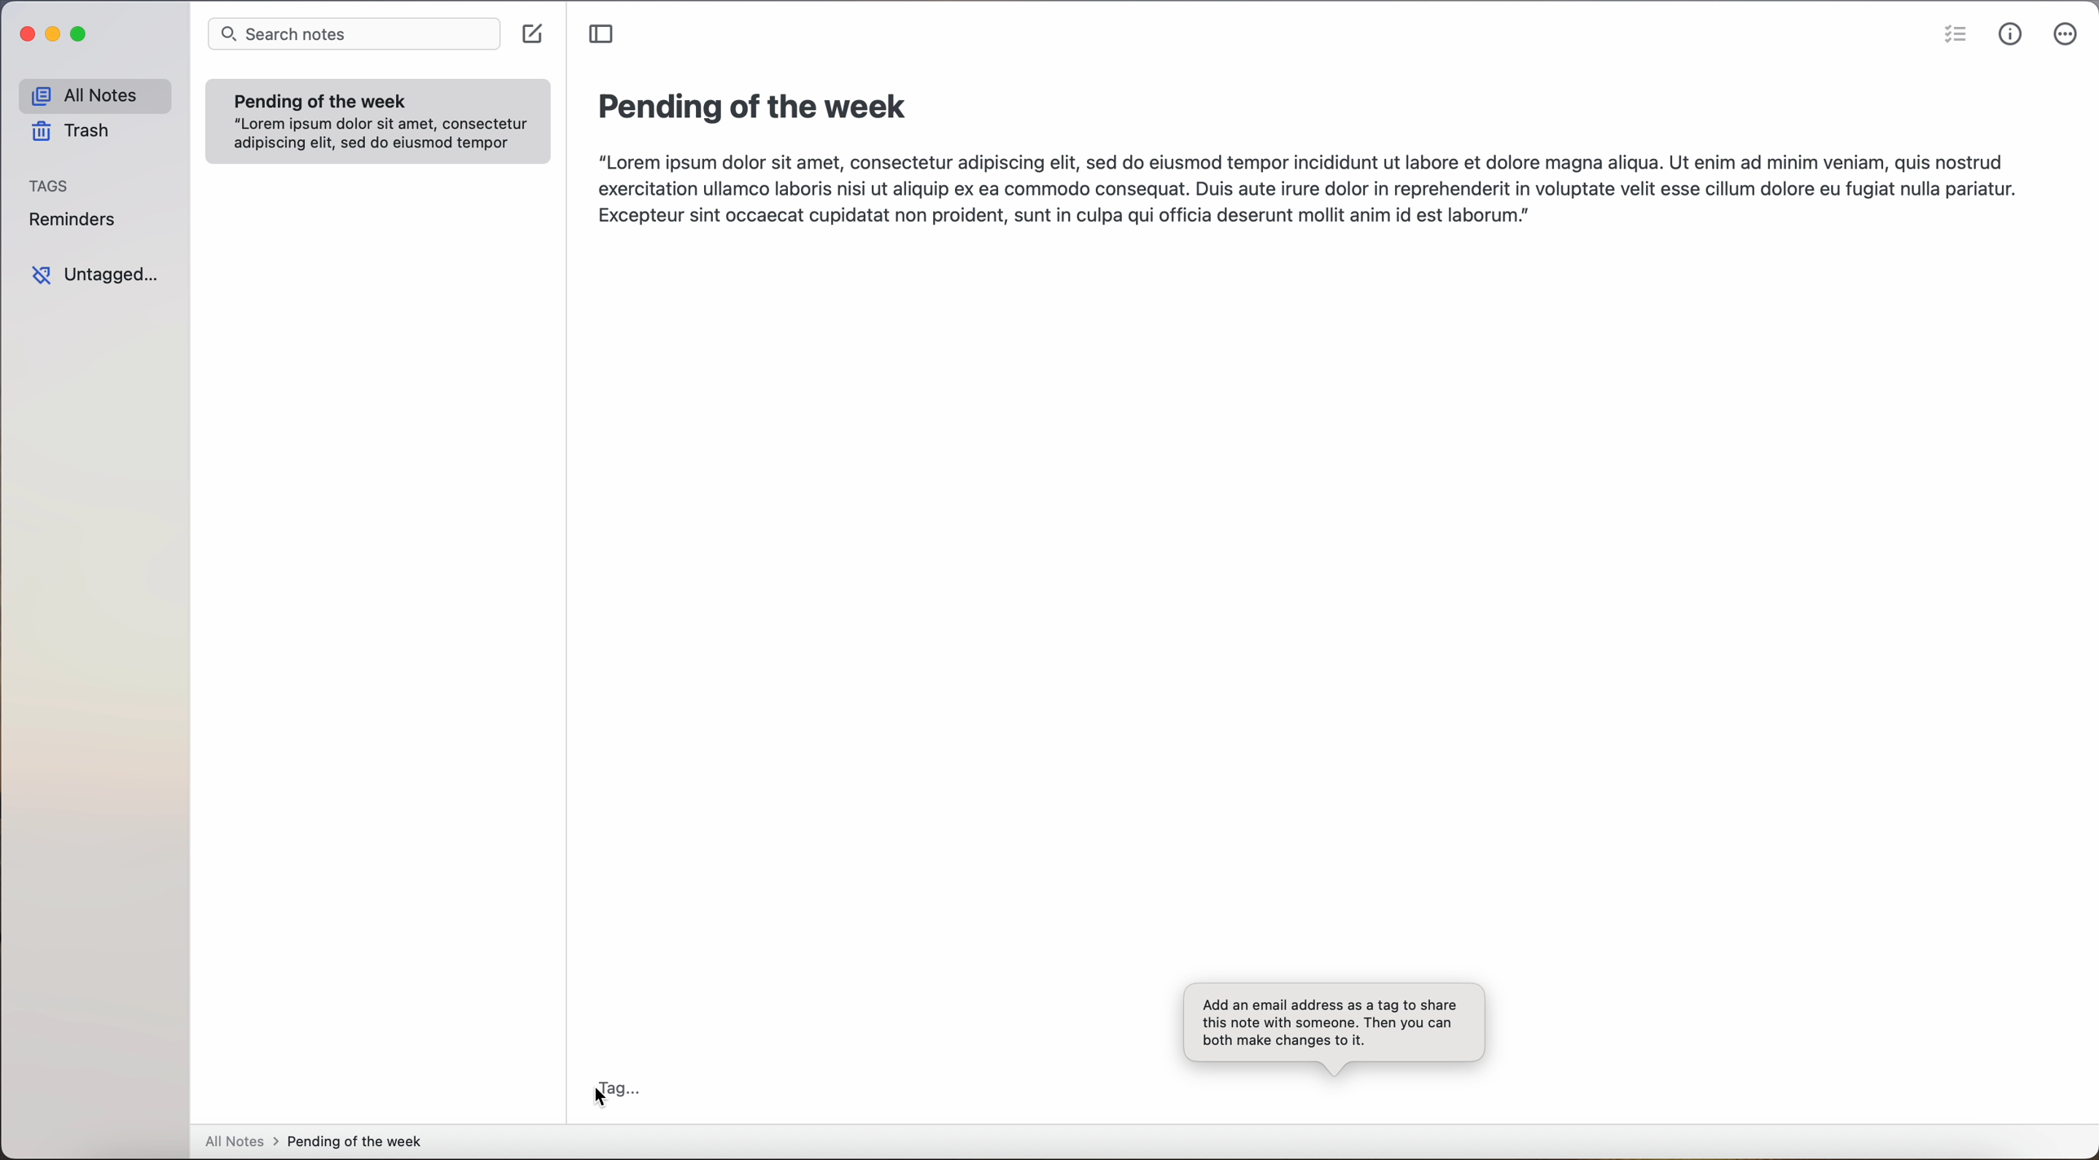 The width and height of the screenshot is (2099, 1160). Describe the element at coordinates (355, 33) in the screenshot. I see `search notes` at that location.